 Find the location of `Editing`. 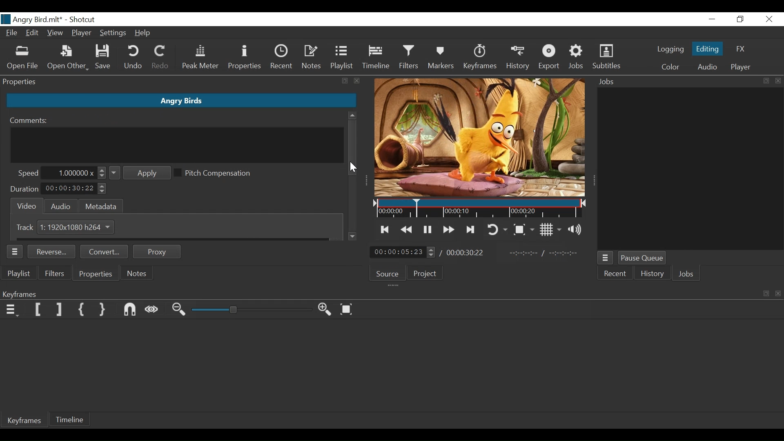

Editing is located at coordinates (706, 49).